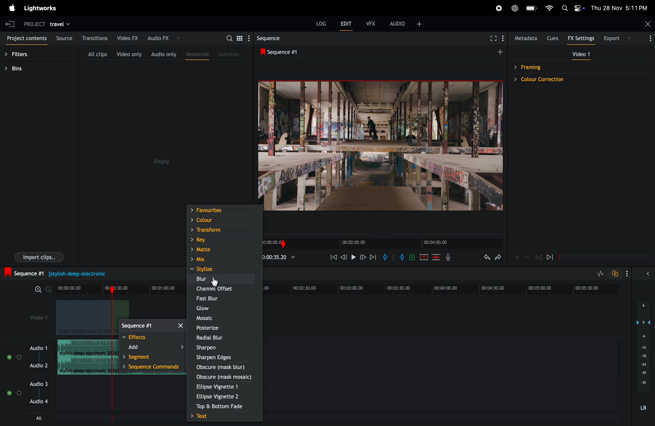 This screenshot has width=655, height=426. What do you see at coordinates (221, 308) in the screenshot?
I see `glow` at bounding box center [221, 308].